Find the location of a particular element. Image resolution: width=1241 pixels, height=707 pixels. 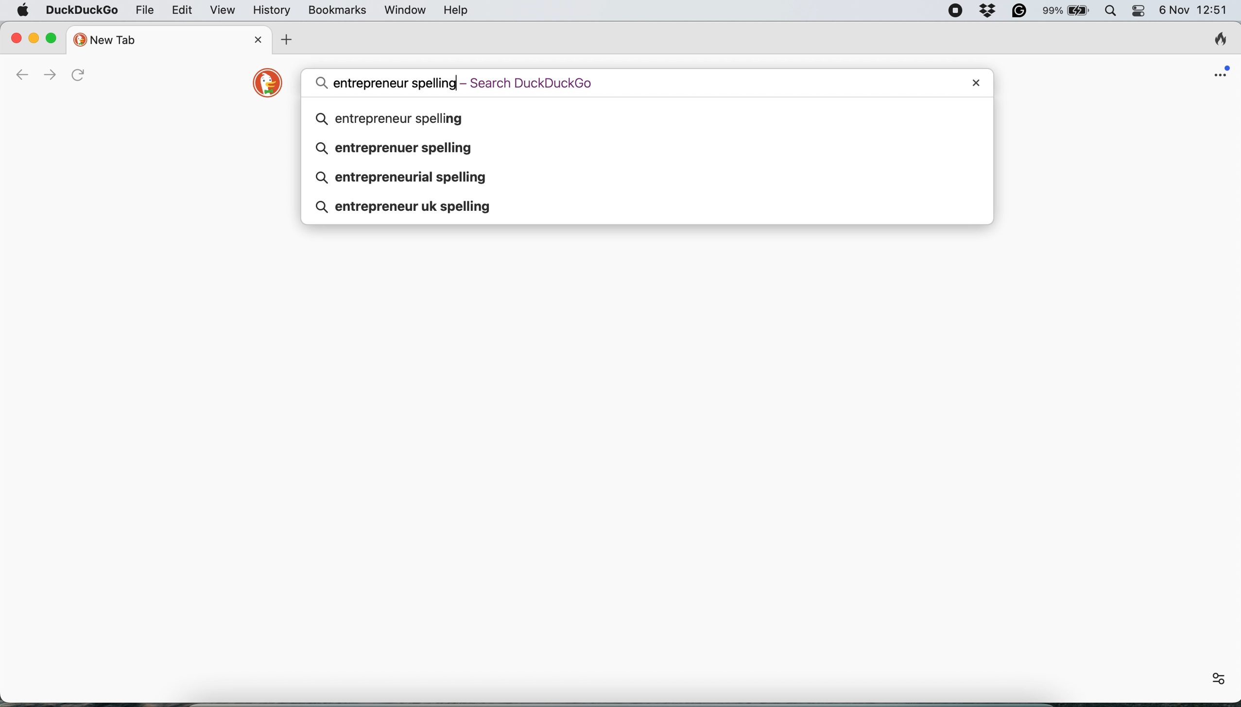

refresh is located at coordinates (79, 76).